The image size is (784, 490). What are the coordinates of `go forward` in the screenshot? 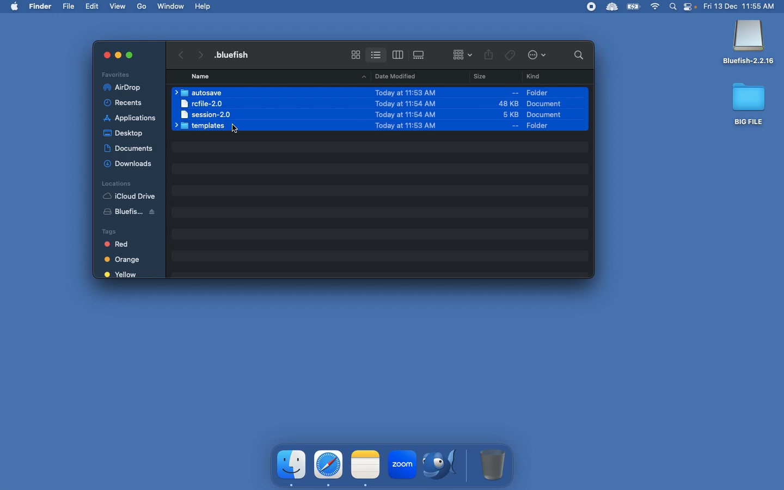 It's located at (199, 53).